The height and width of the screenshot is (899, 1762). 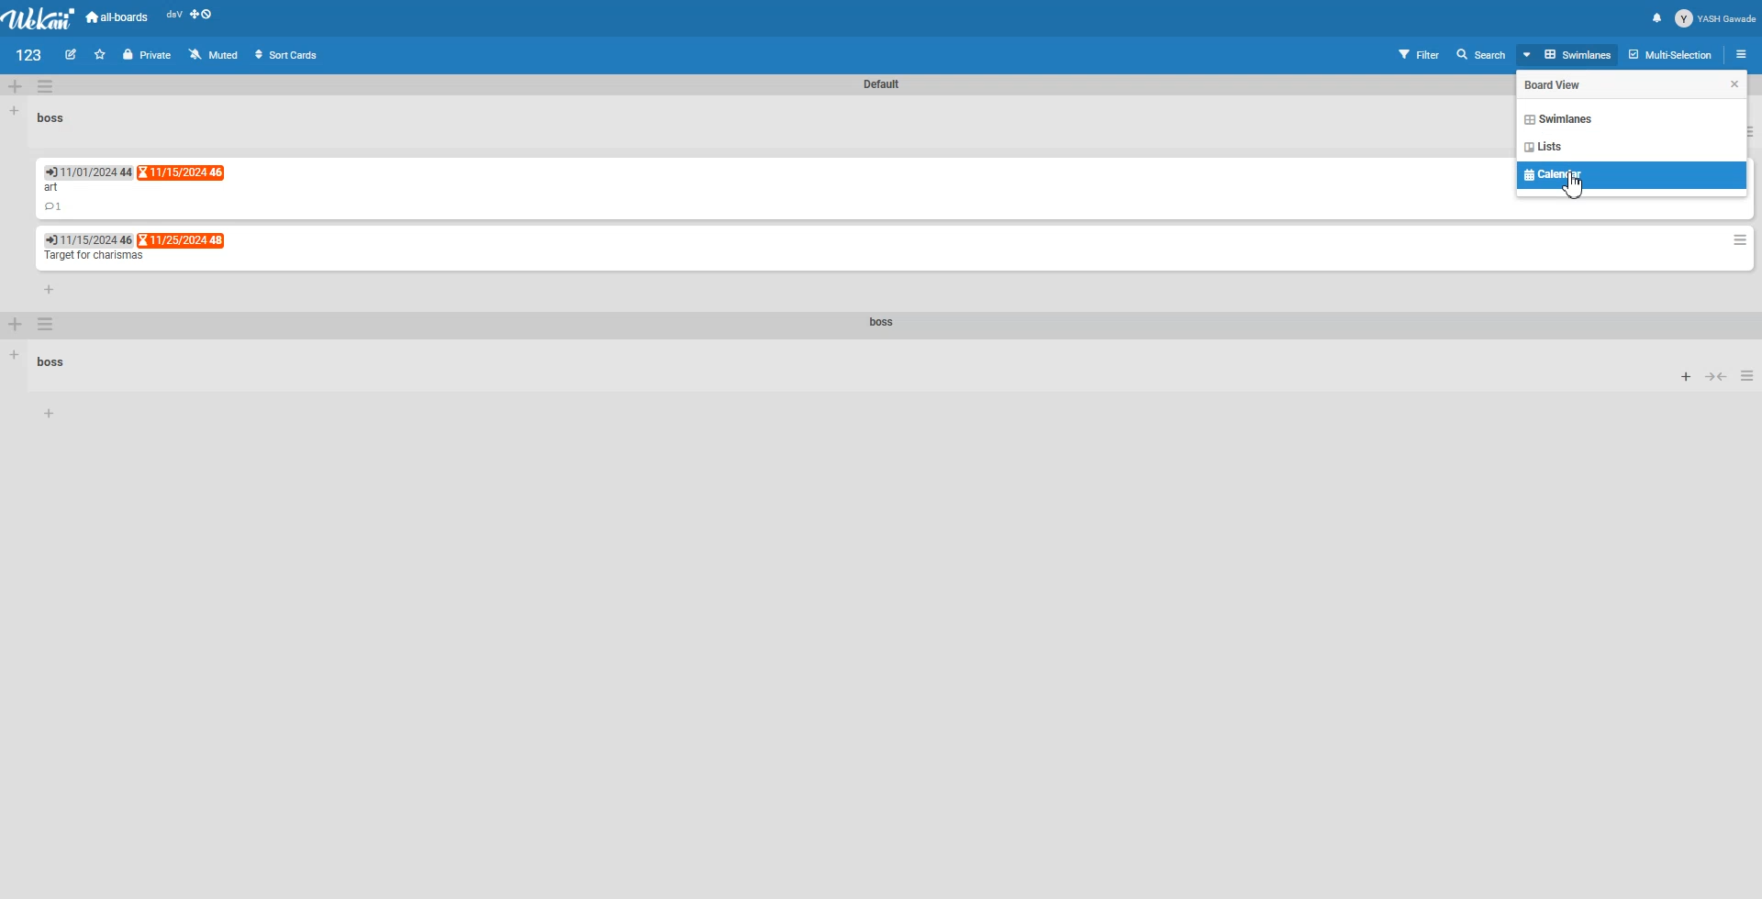 What do you see at coordinates (51, 189) in the screenshot?
I see `Text` at bounding box center [51, 189].